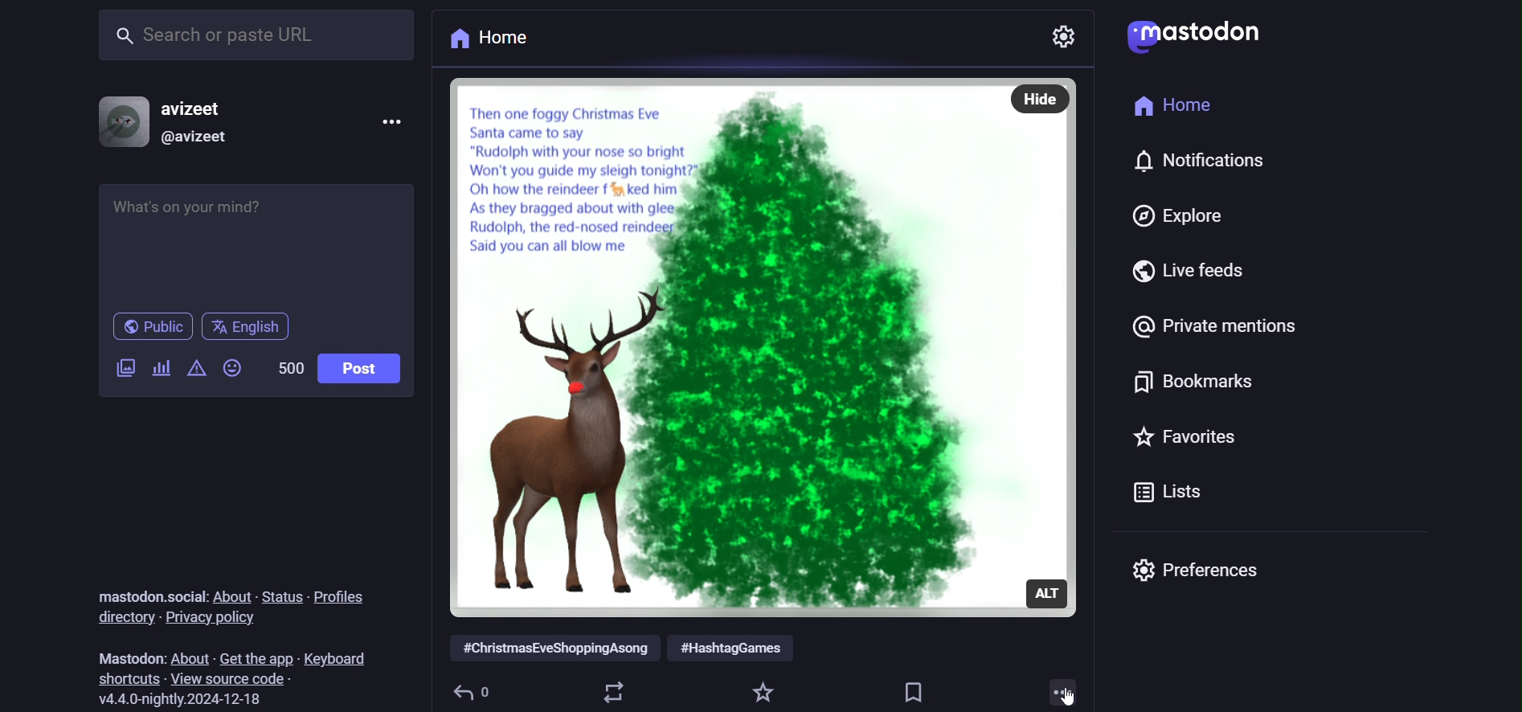  What do you see at coordinates (247, 329) in the screenshot?
I see `english` at bounding box center [247, 329].